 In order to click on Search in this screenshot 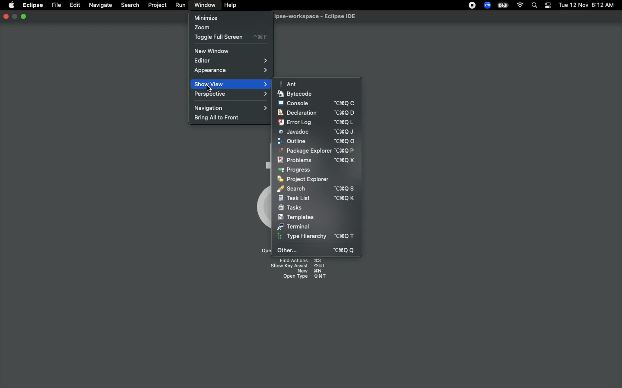, I will do `click(535, 6)`.